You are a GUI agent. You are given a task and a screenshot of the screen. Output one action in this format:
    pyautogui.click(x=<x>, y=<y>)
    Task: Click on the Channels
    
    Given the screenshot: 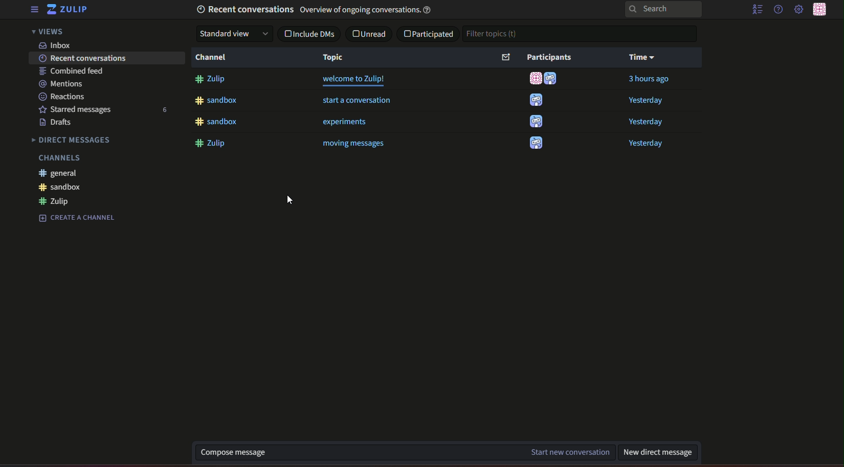 What is the action you would take?
    pyautogui.click(x=58, y=158)
    